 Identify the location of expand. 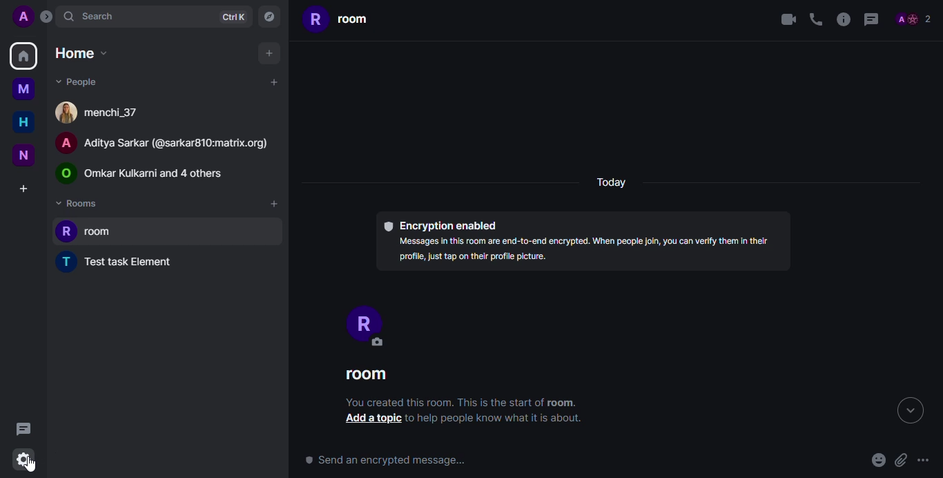
(910, 412).